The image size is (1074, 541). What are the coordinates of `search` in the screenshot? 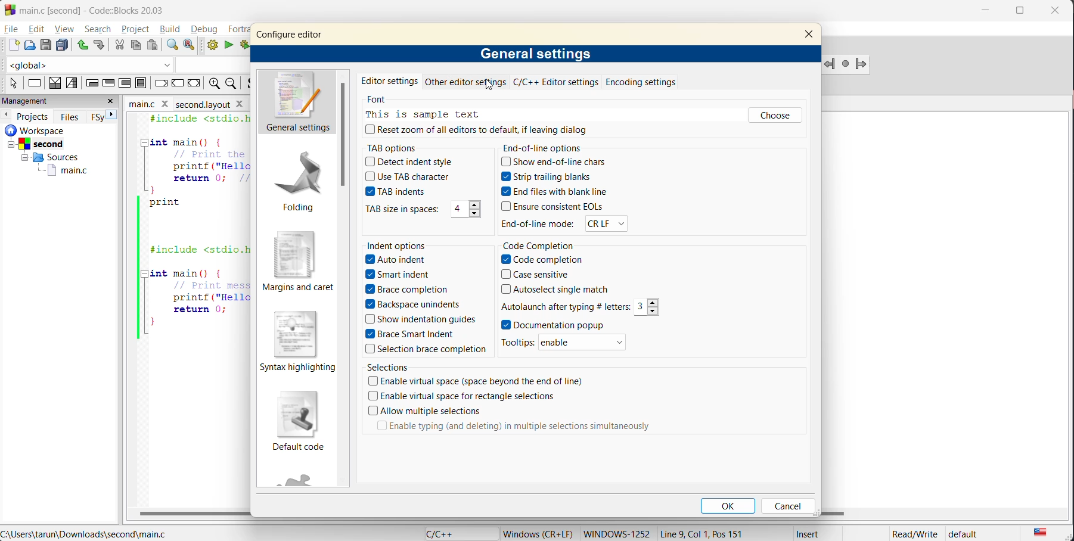 It's located at (100, 29).